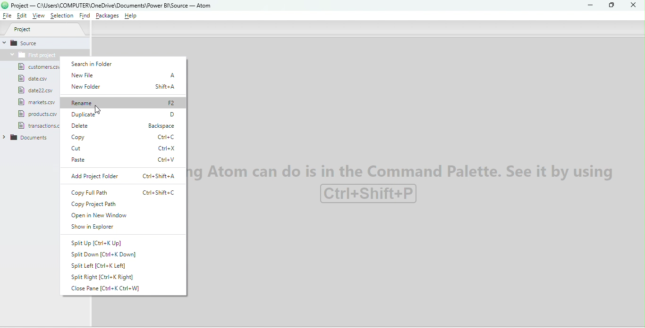 The image size is (645, 328). Describe the element at coordinates (125, 74) in the screenshot. I see `New file` at that location.